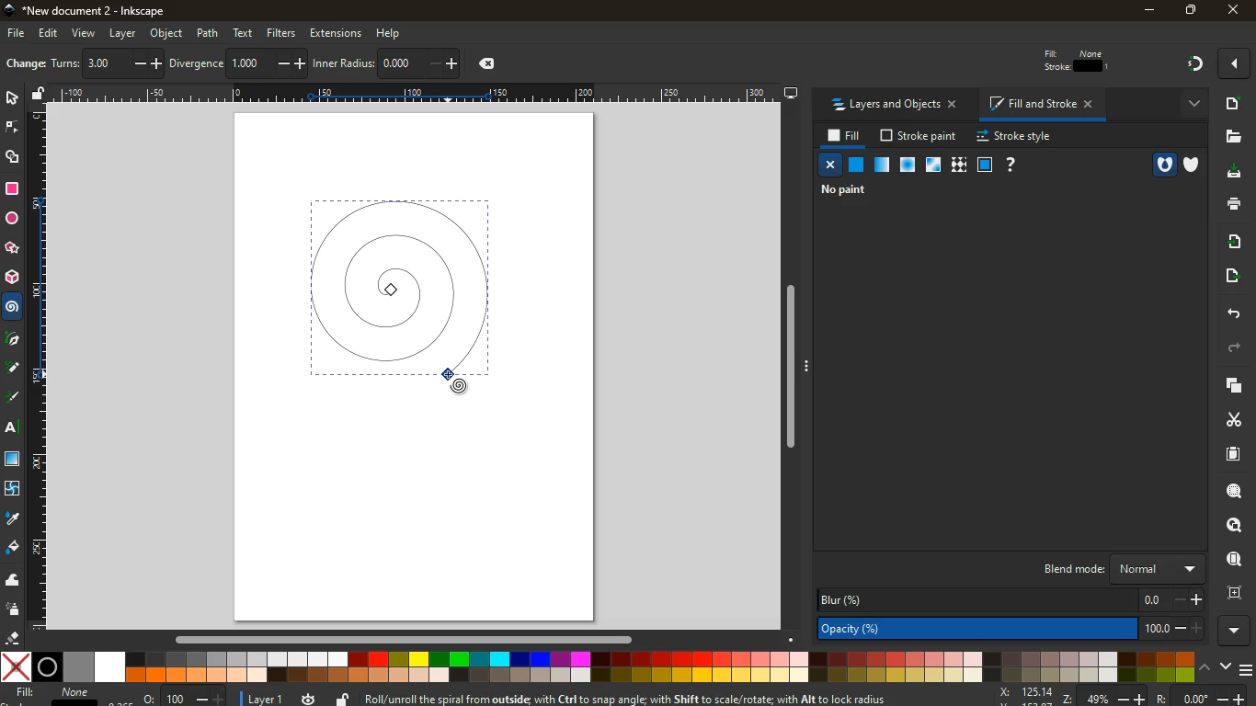 The image size is (1256, 706). Describe the element at coordinates (1239, 348) in the screenshot. I see `forward` at that location.